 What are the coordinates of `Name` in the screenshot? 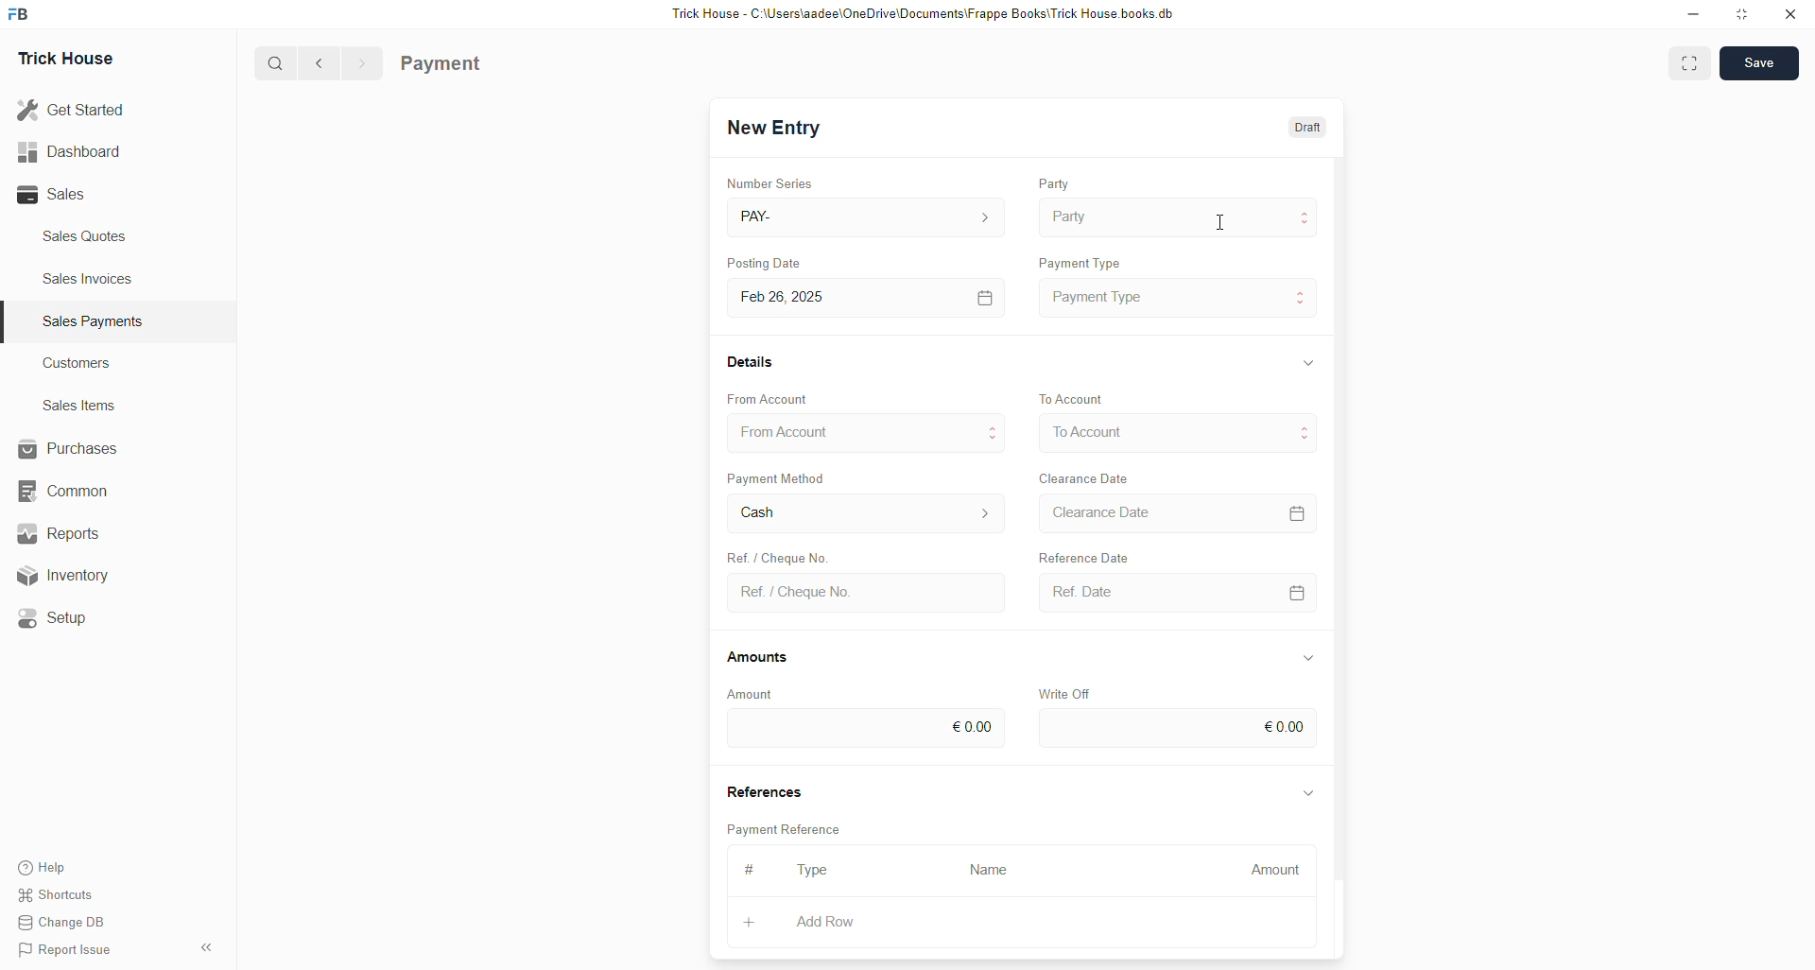 It's located at (994, 872).